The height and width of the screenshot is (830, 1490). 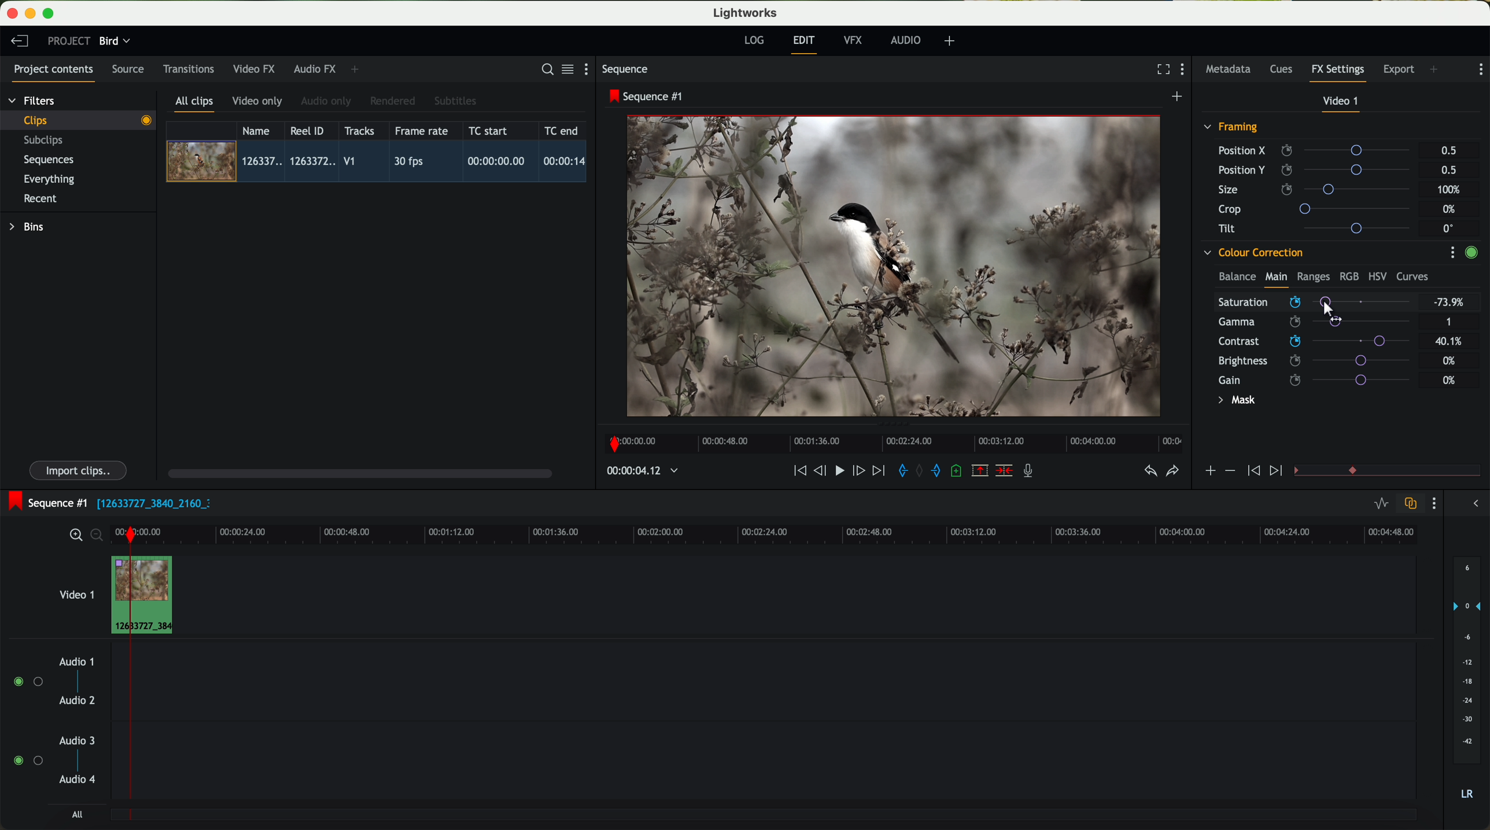 I want to click on scroll bar, so click(x=359, y=473).